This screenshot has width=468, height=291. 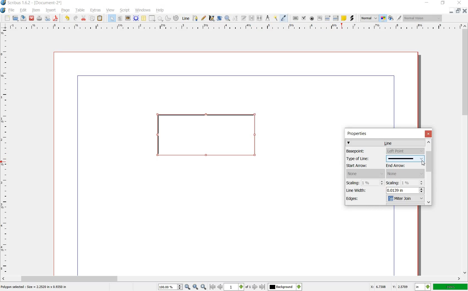 What do you see at coordinates (65, 11) in the screenshot?
I see `PAGE` at bounding box center [65, 11].